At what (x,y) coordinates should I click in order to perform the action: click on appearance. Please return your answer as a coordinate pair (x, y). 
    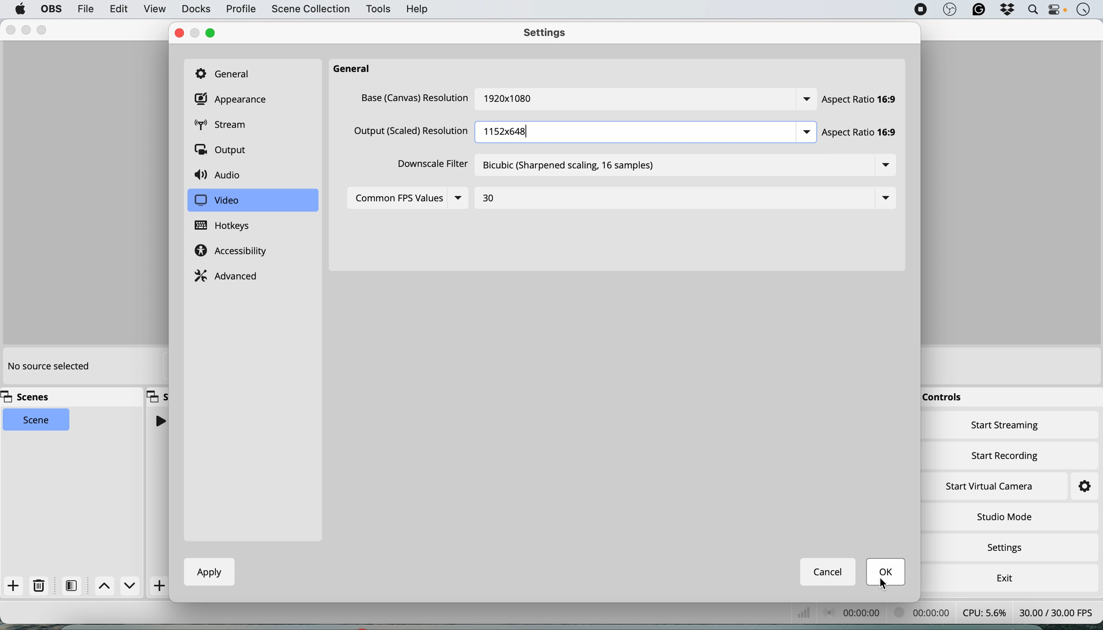
    Looking at the image, I should click on (233, 100).